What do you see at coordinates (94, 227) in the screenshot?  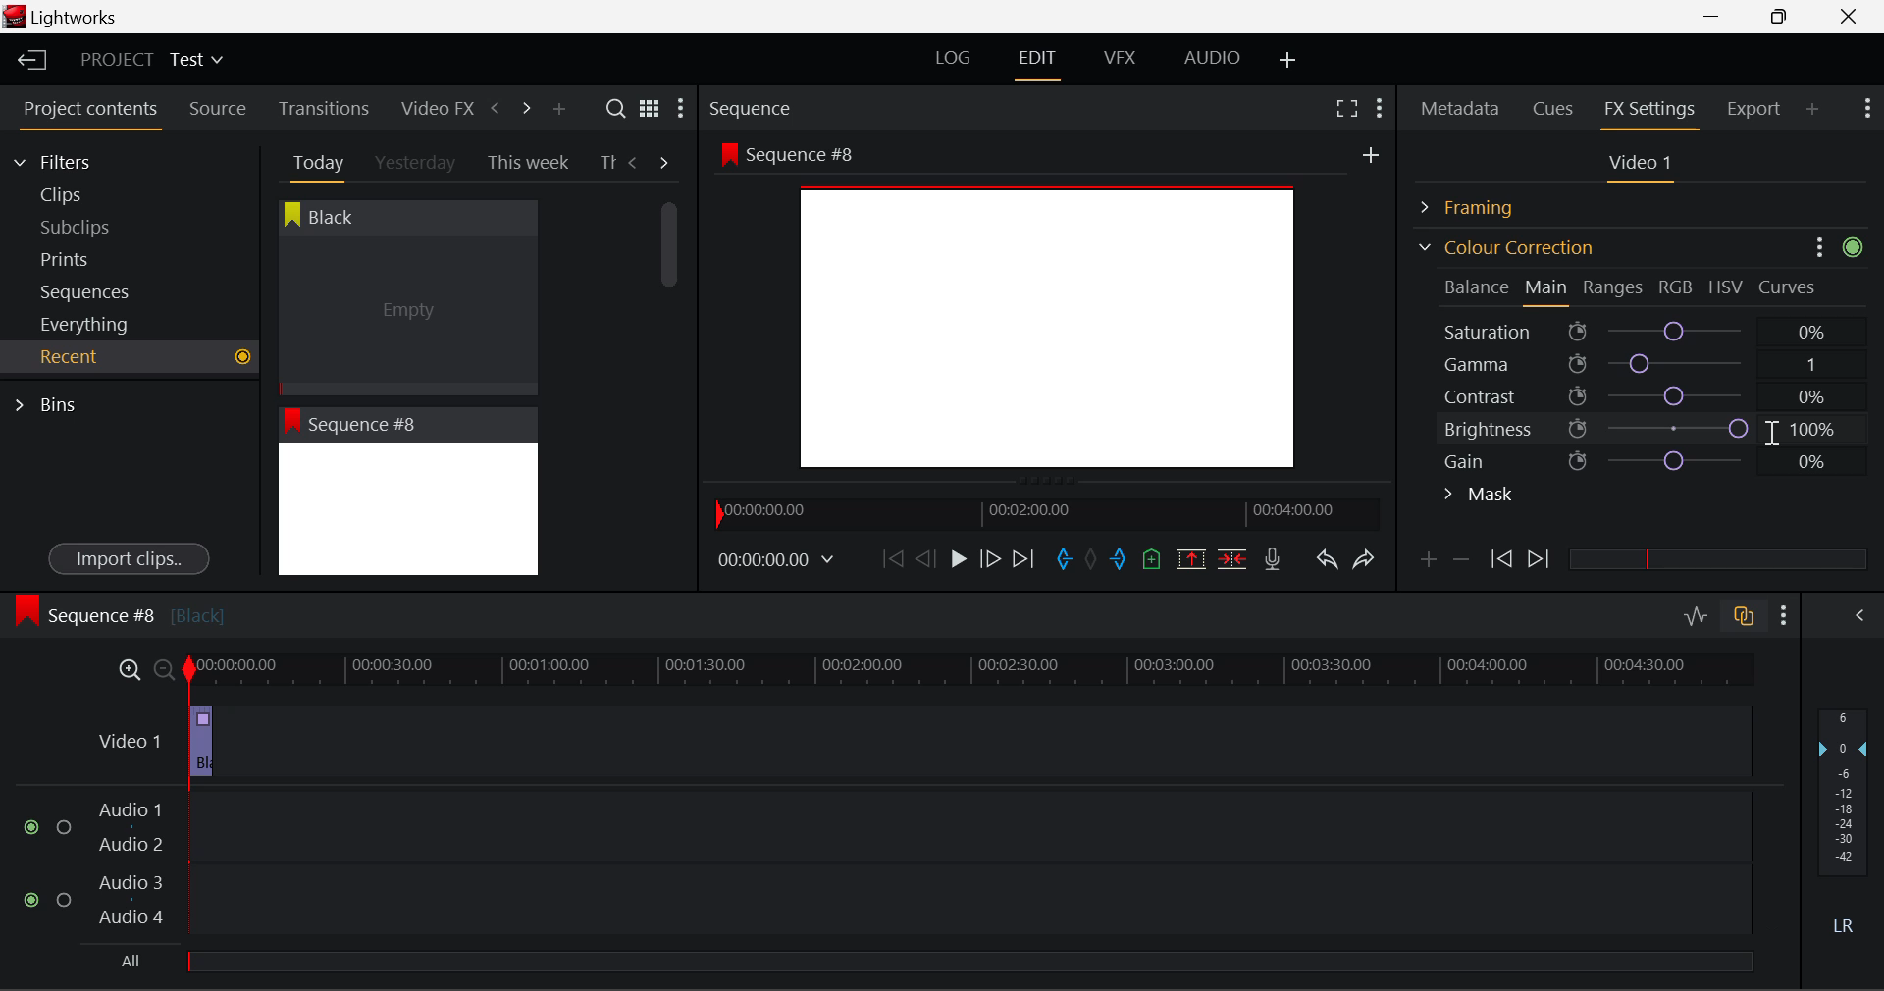 I see `Subclips` at bounding box center [94, 227].